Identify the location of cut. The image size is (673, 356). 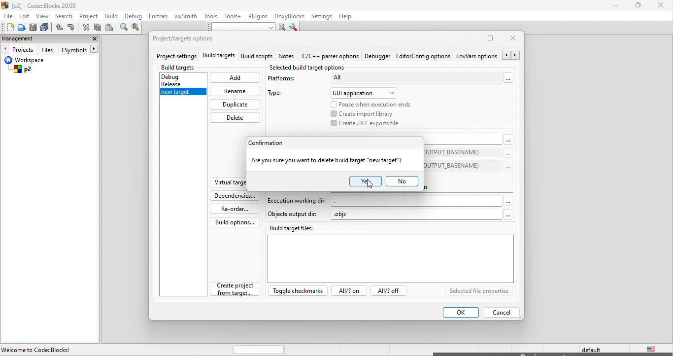
(86, 29).